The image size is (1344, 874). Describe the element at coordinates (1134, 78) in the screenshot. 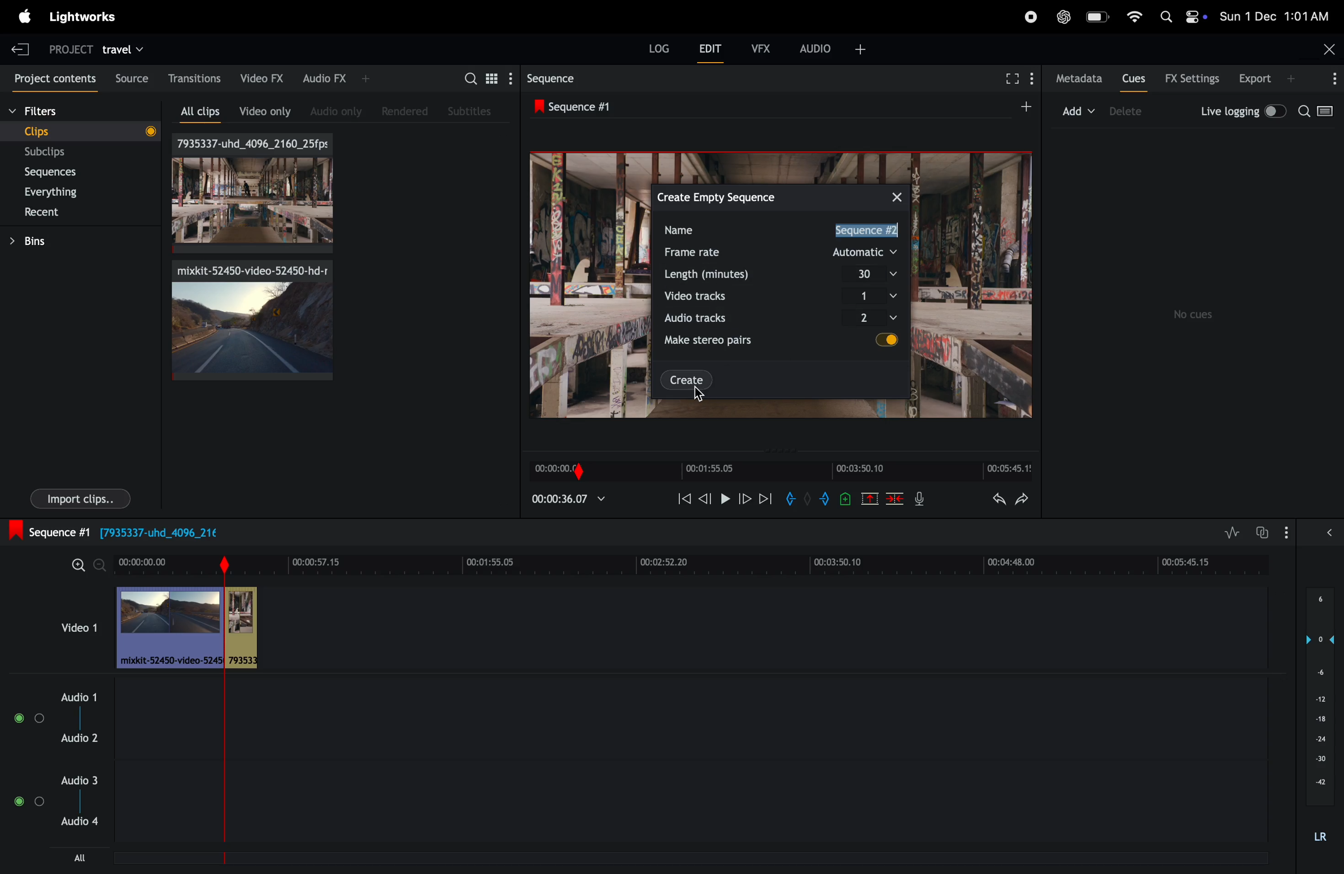

I see `cues` at that location.